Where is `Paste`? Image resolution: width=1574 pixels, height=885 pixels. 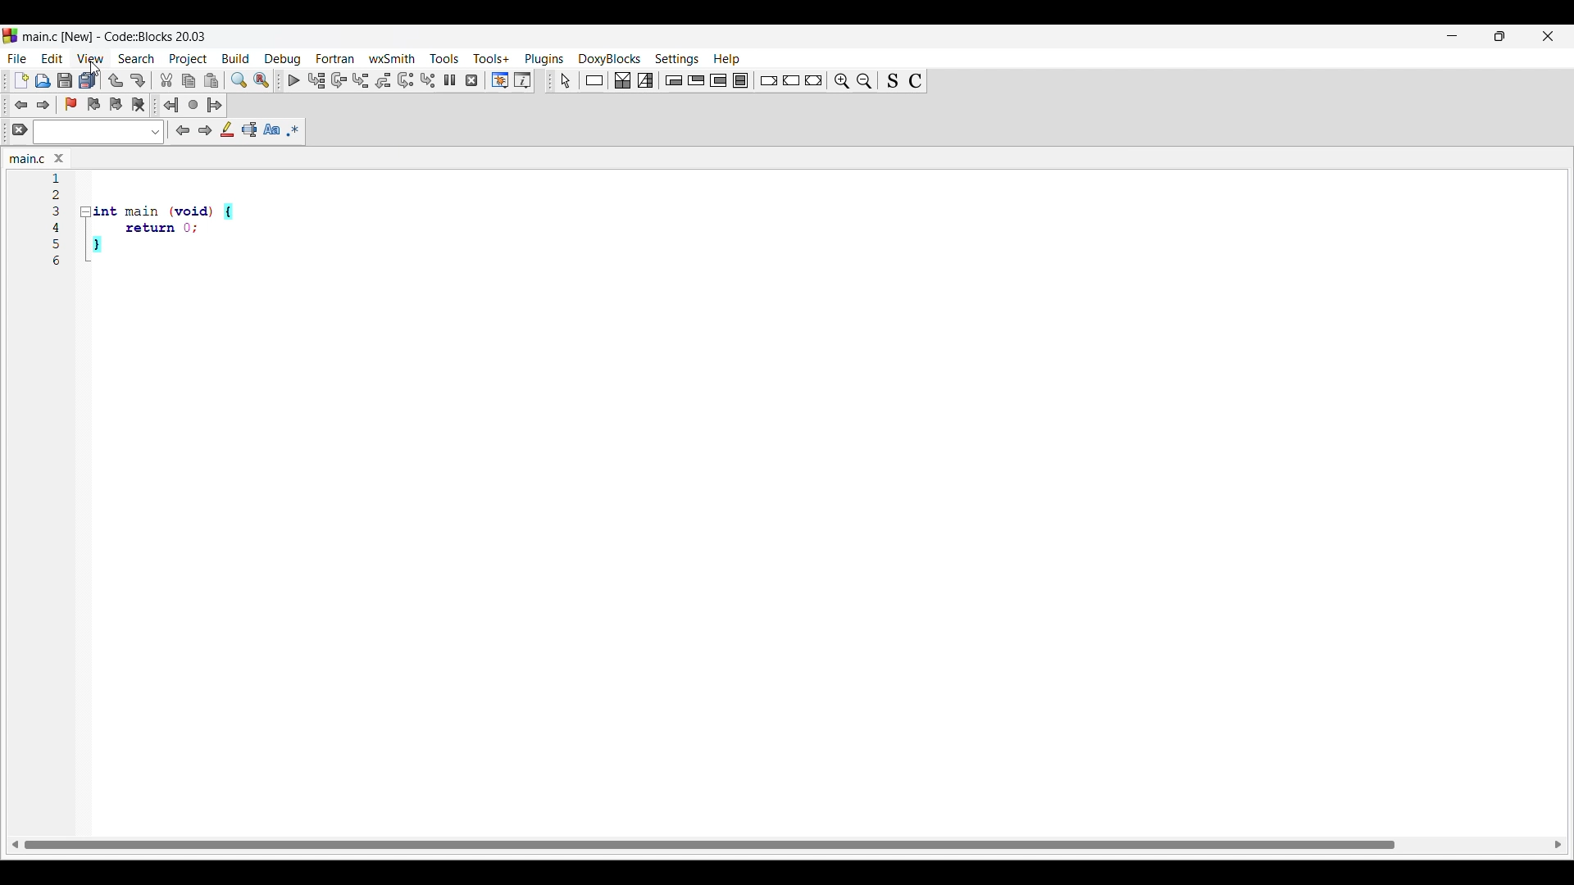 Paste is located at coordinates (212, 80).